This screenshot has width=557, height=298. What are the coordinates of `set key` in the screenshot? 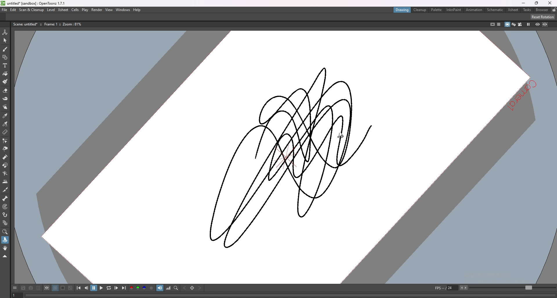 It's located at (192, 288).